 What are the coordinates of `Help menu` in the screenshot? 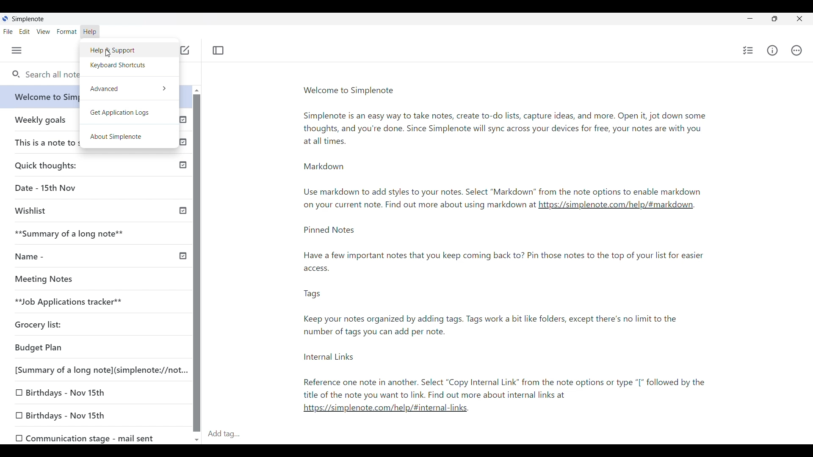 It's located at (90, 32).